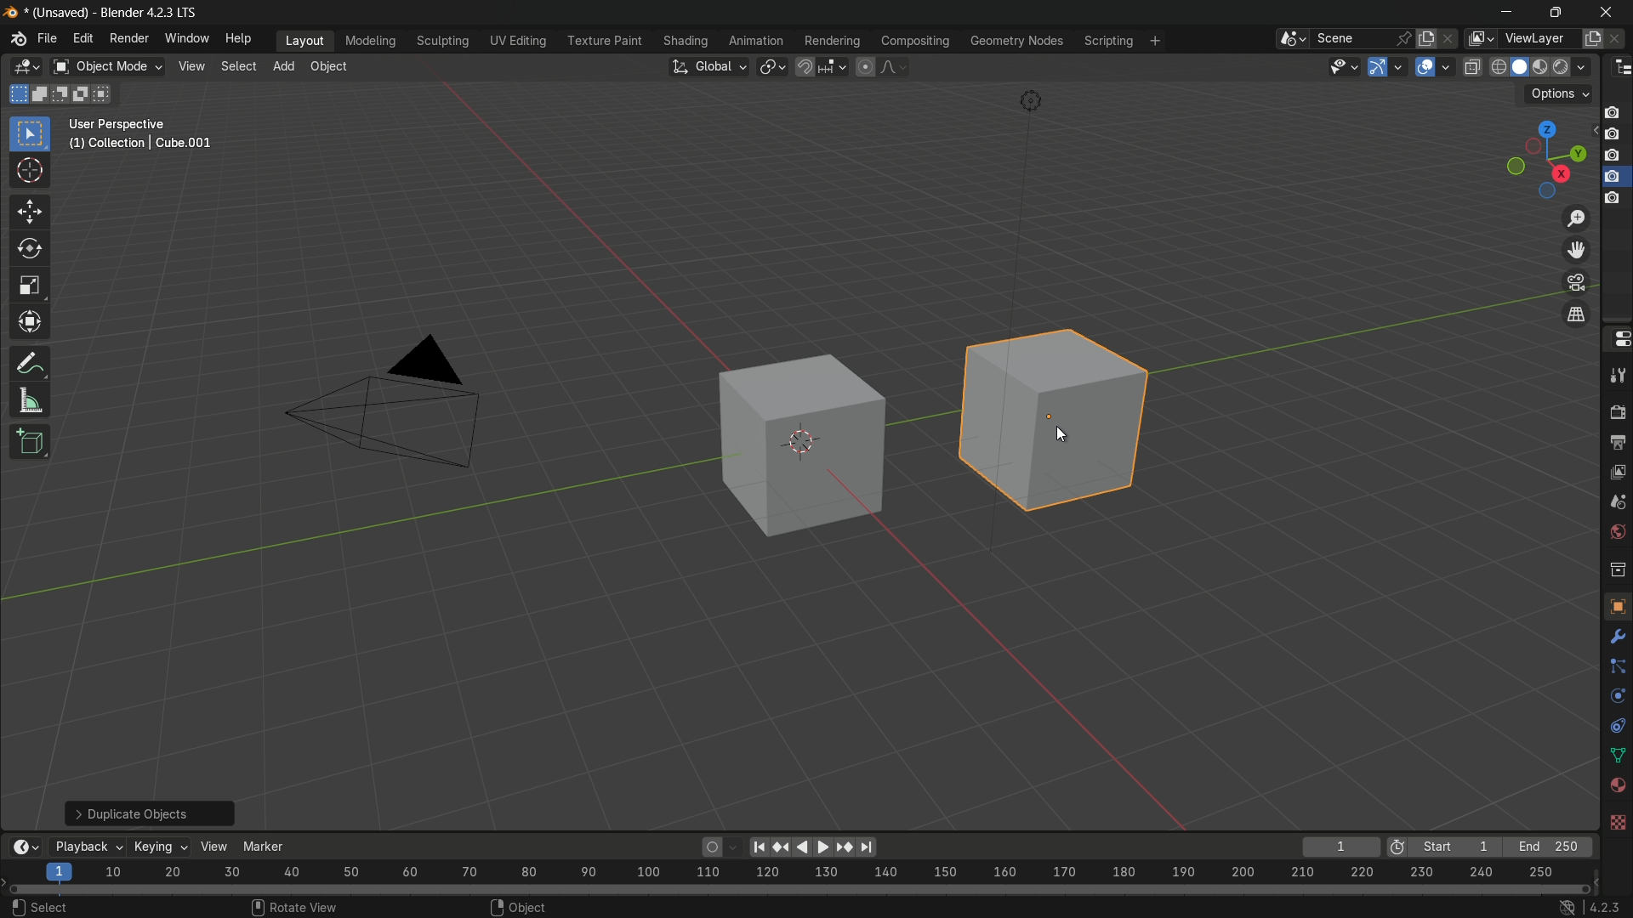  What do you see at coordinates (822, 67) in the screenshot?
I see `snap` at bounding box center [822, 67].